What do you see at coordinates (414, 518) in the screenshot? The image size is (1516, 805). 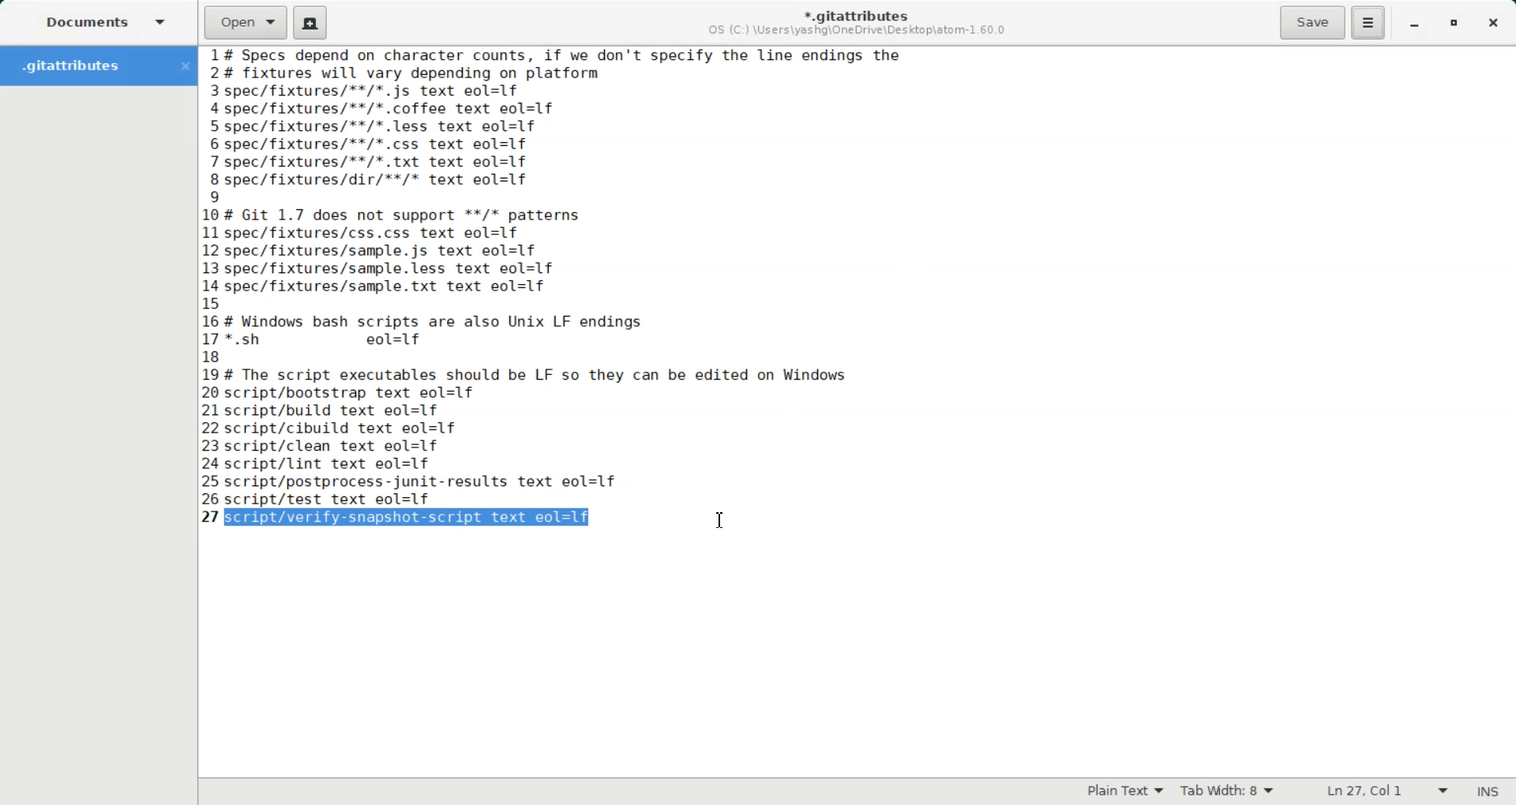 I see `script/verify-snapshot-script text eol=lf (selected)` at bounding box center [414, 518].